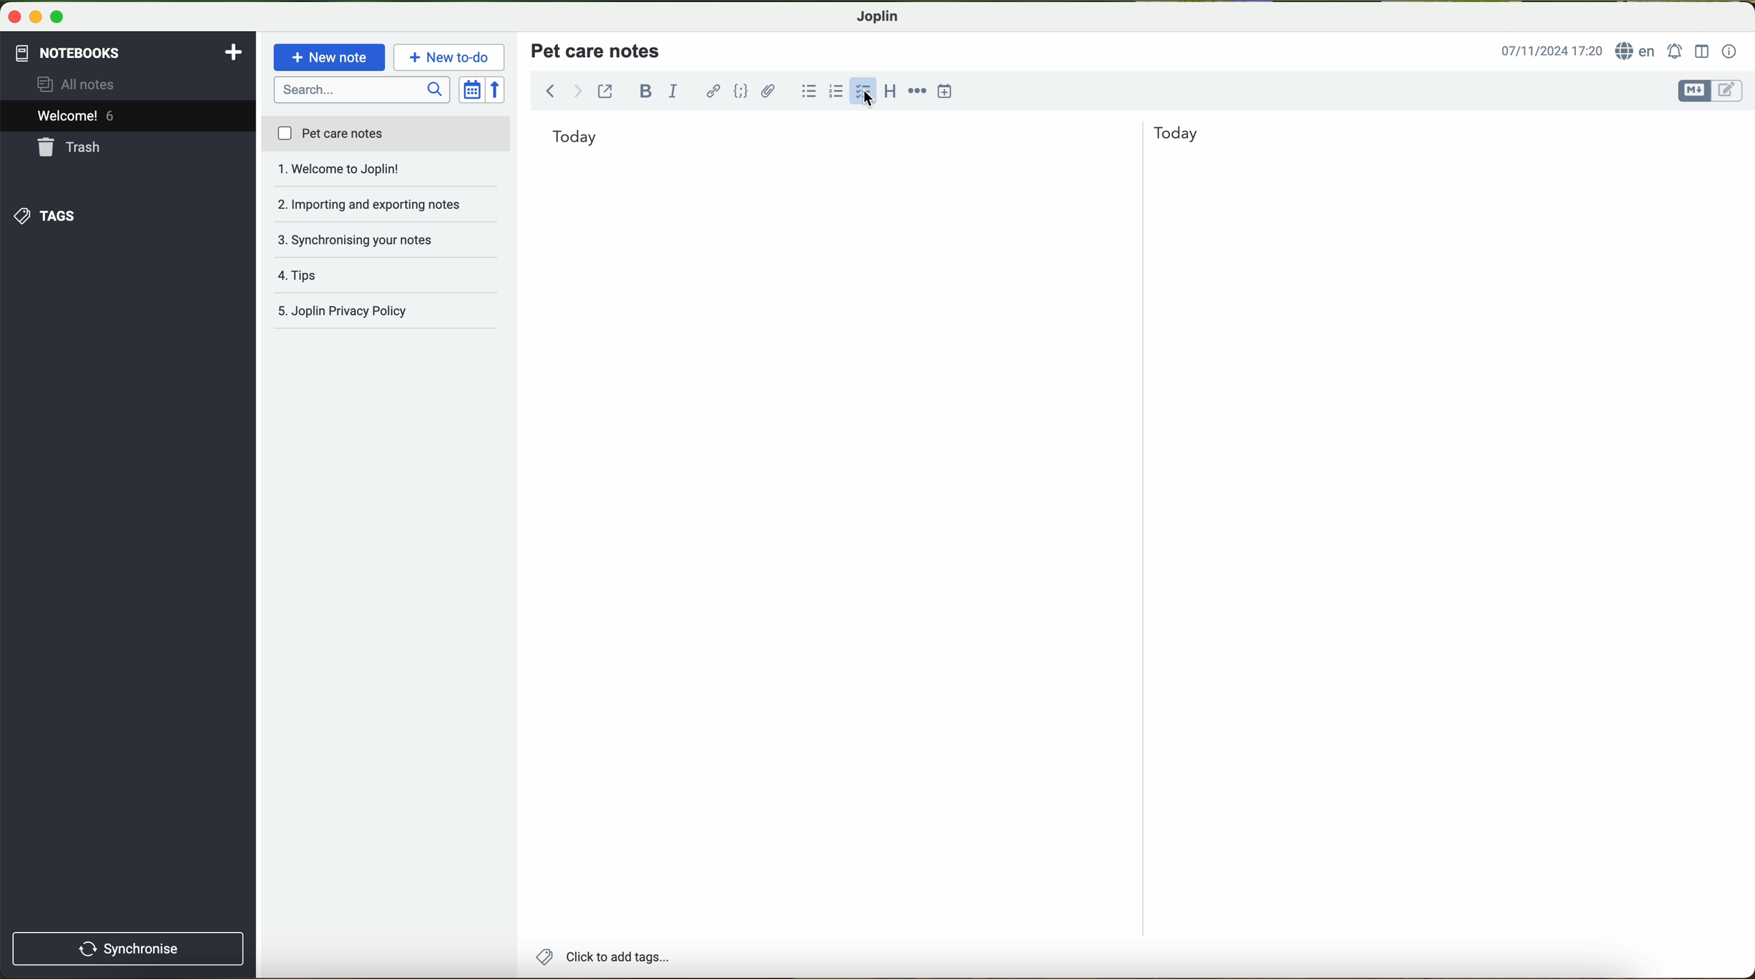  Describe the element at coordinates (80, 85) in the screenshot. I see `all notes` at that location.